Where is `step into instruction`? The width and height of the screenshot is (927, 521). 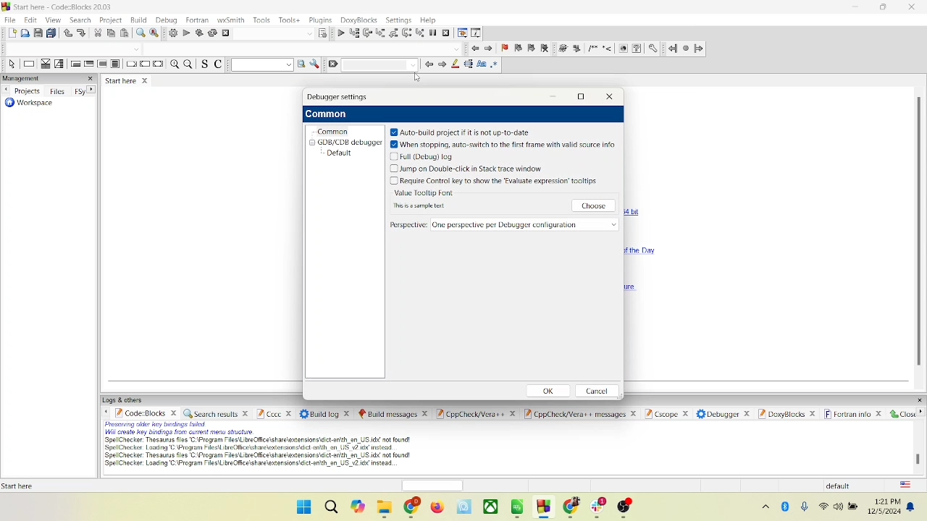
step into instruction is located at coordinates (421, 33).